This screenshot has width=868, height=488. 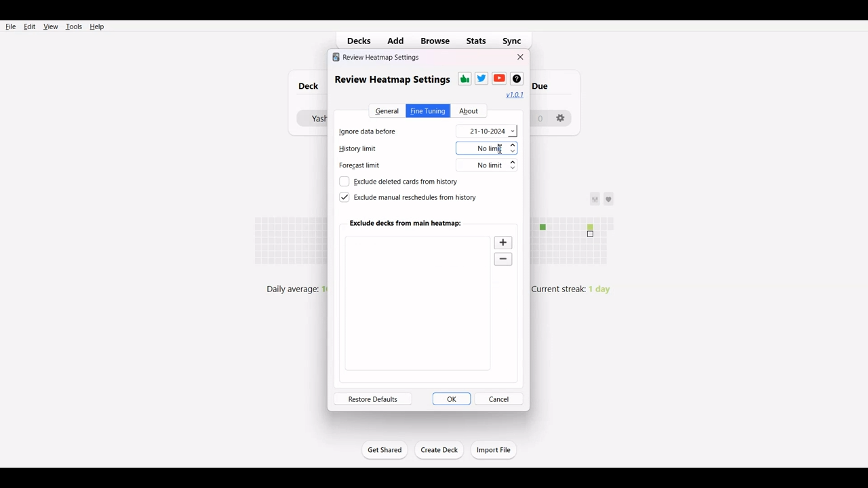 What do you see at coordinates (96, 26) in the screenshot?
I see `Help` at bounding box center [96, 26].